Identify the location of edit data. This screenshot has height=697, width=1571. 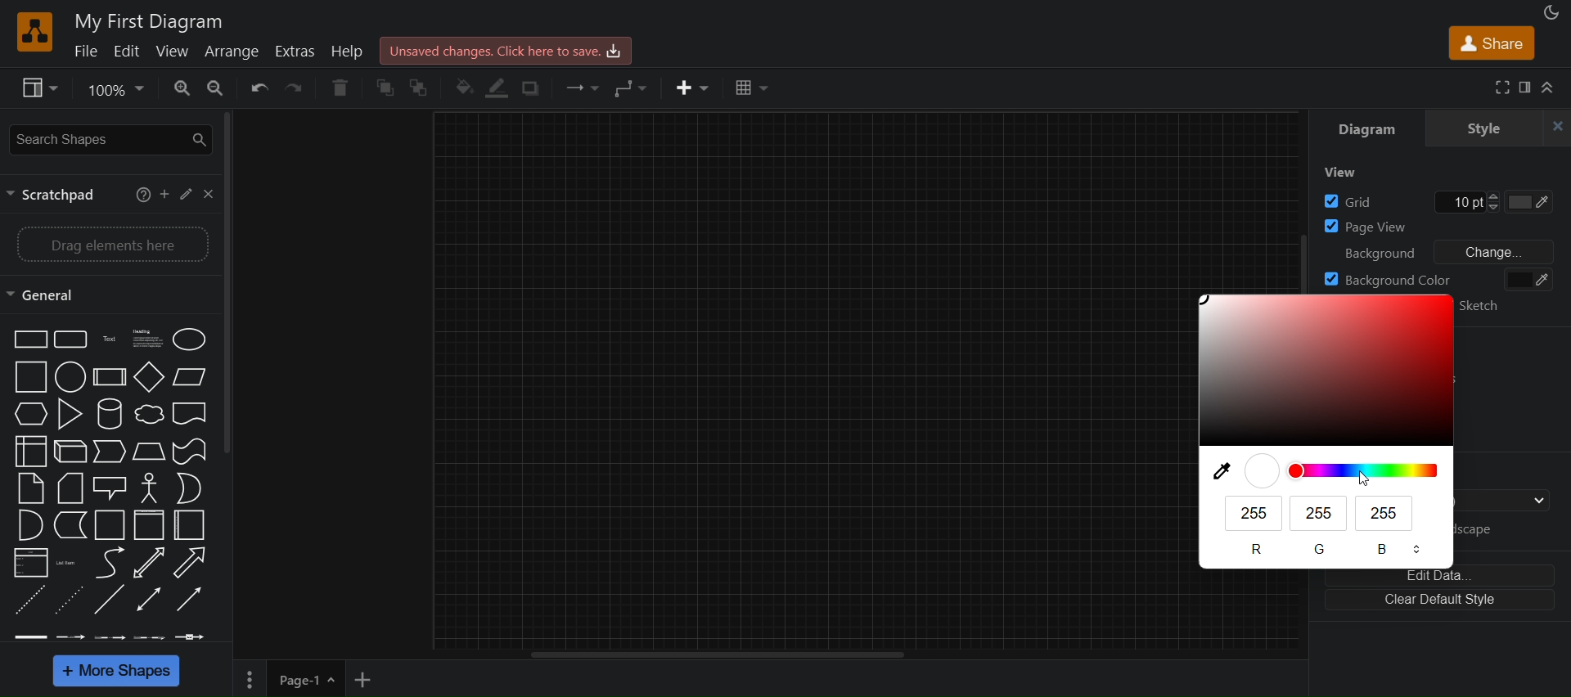
(1446, 579).